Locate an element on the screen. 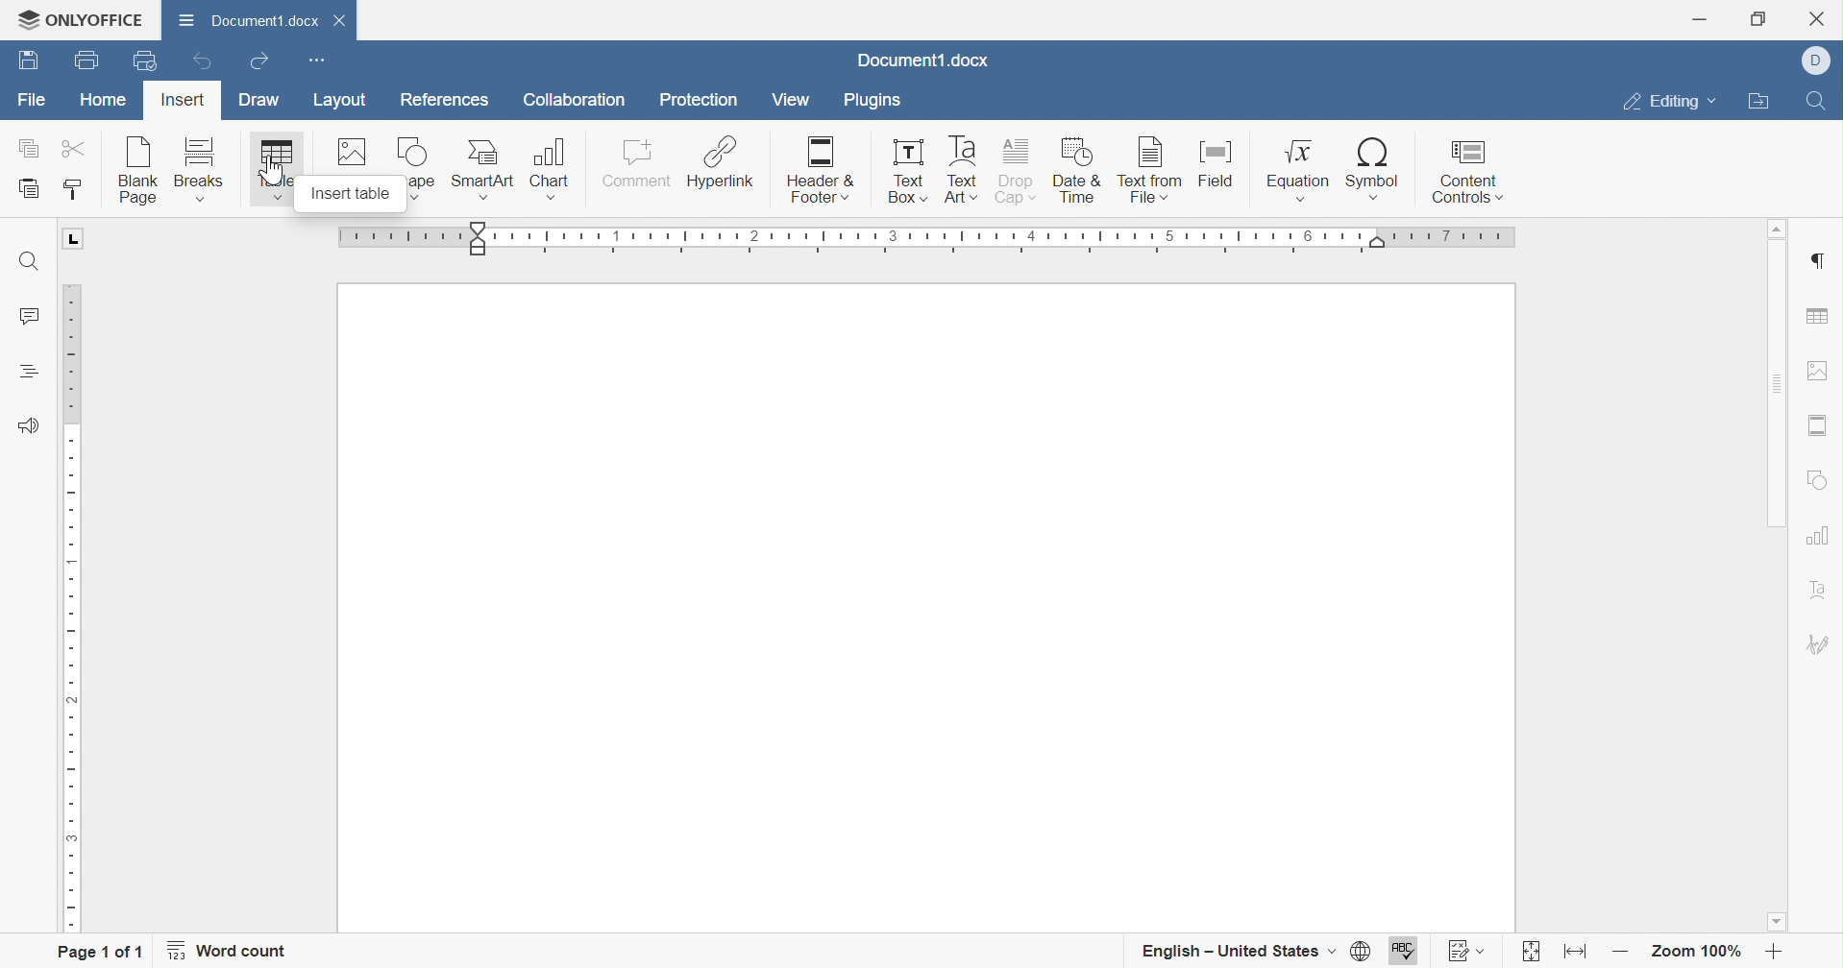 The height and width of the screenshot is (968, 1843). English - United States is located at coordinates (1238, 949).